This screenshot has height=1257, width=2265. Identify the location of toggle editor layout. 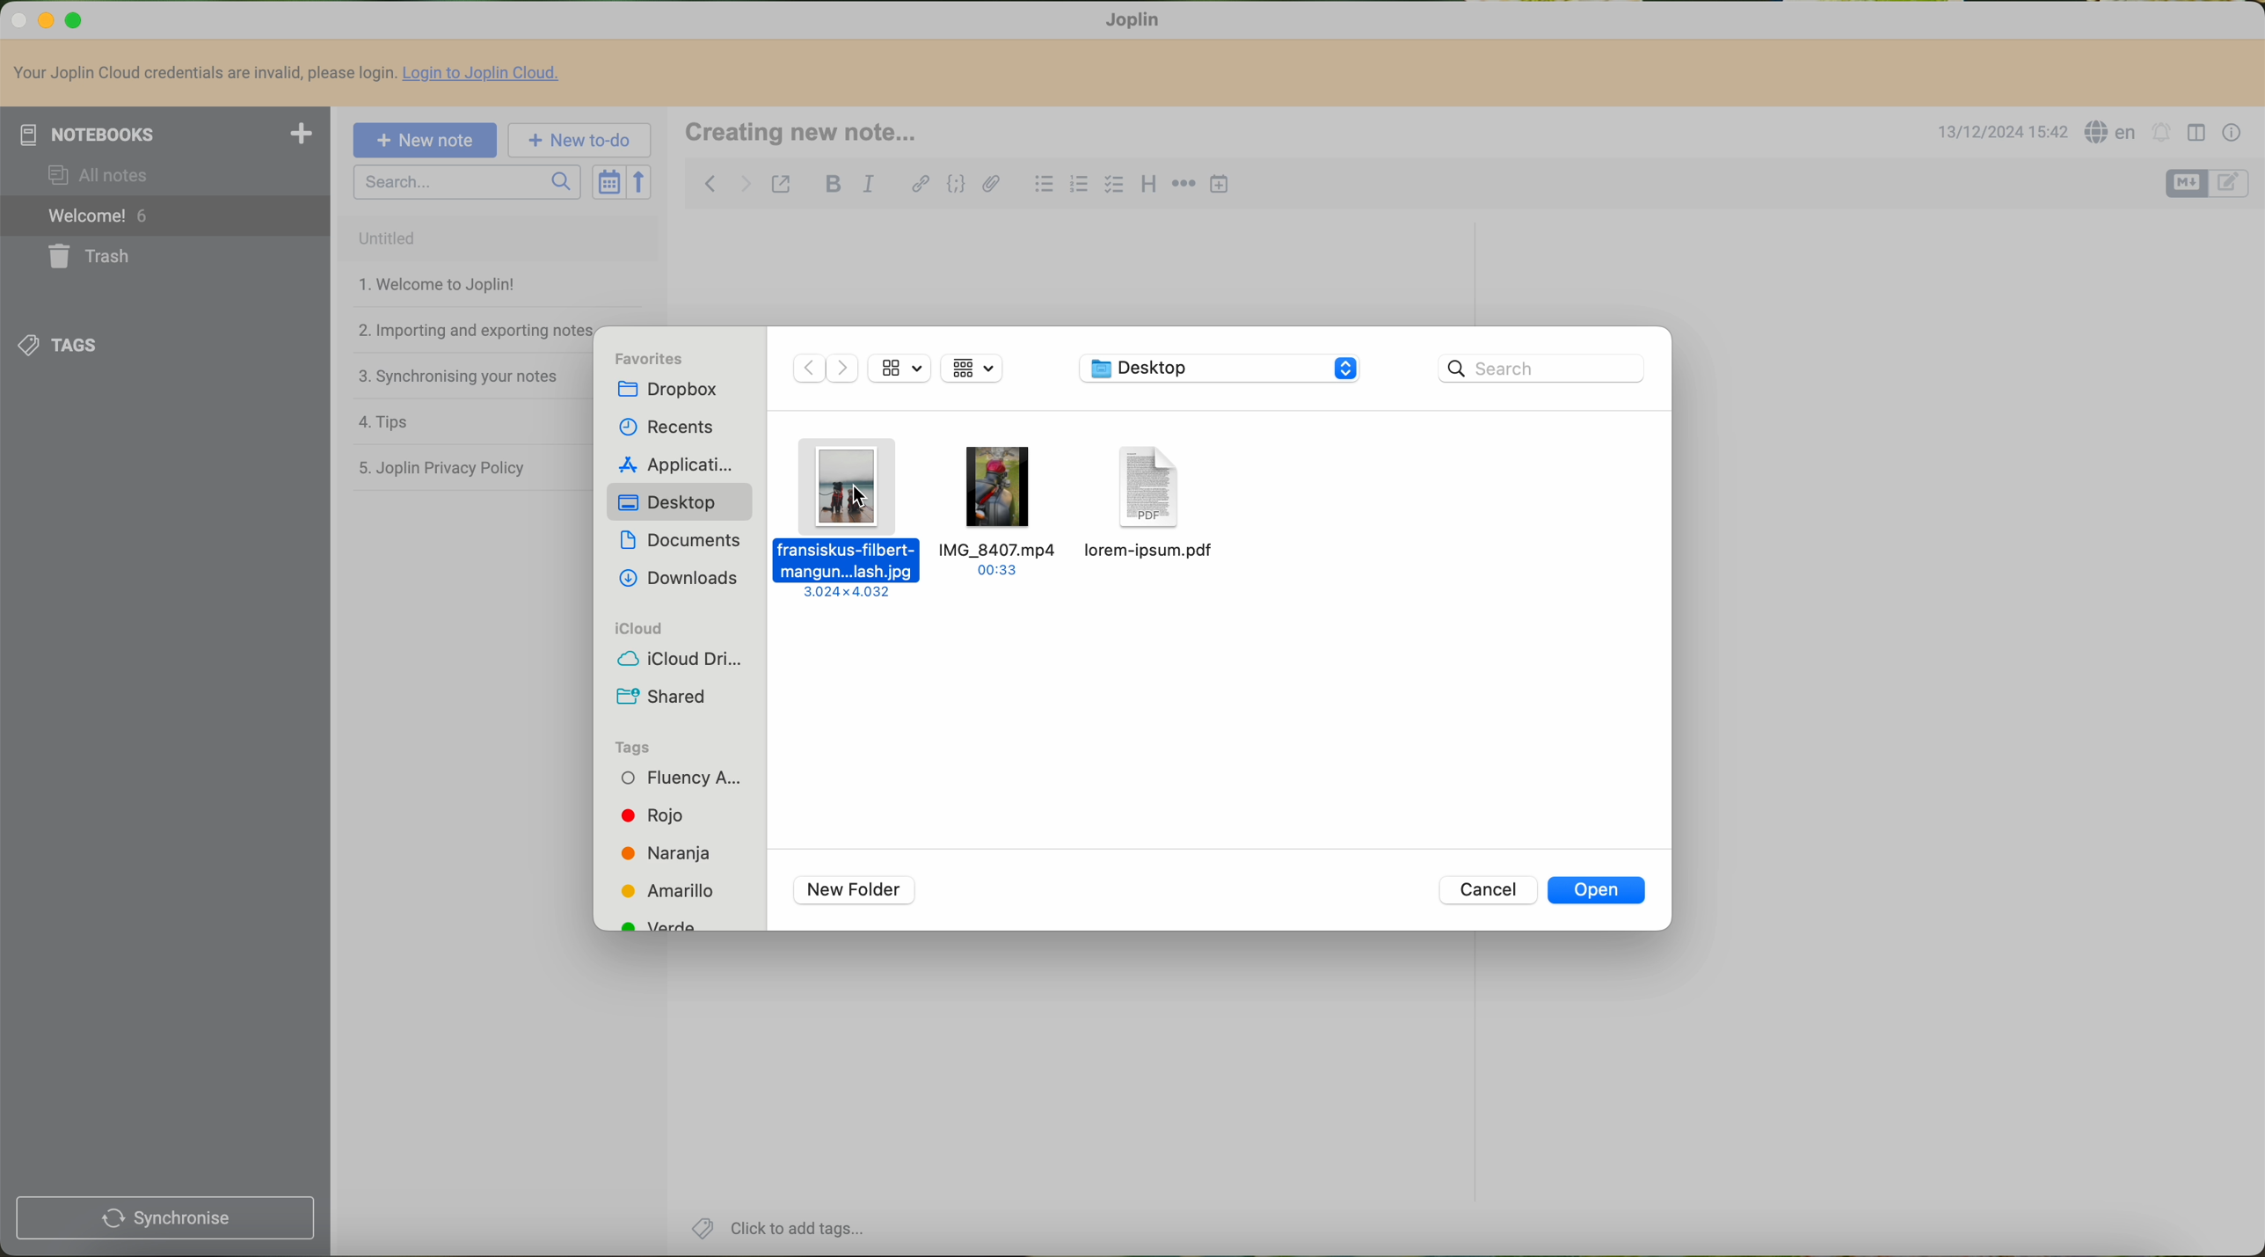
(2198, 134).